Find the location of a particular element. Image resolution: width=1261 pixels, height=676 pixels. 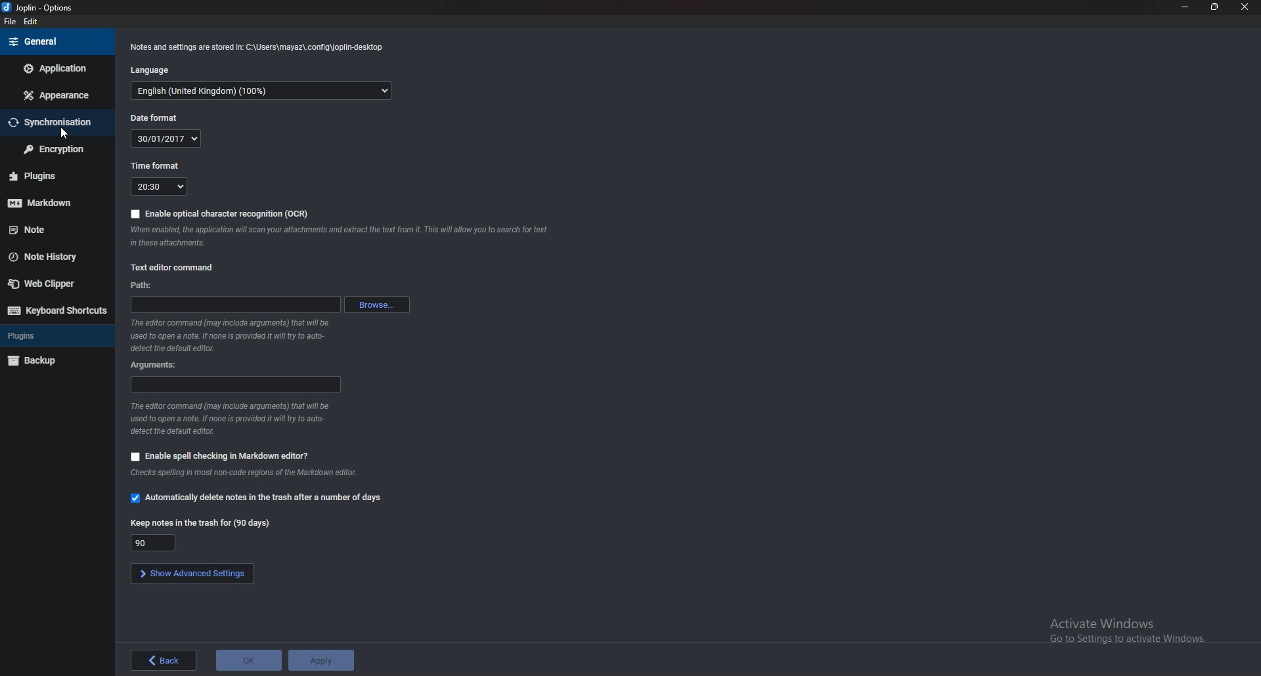

encryption is located at coordinates (55, 148).